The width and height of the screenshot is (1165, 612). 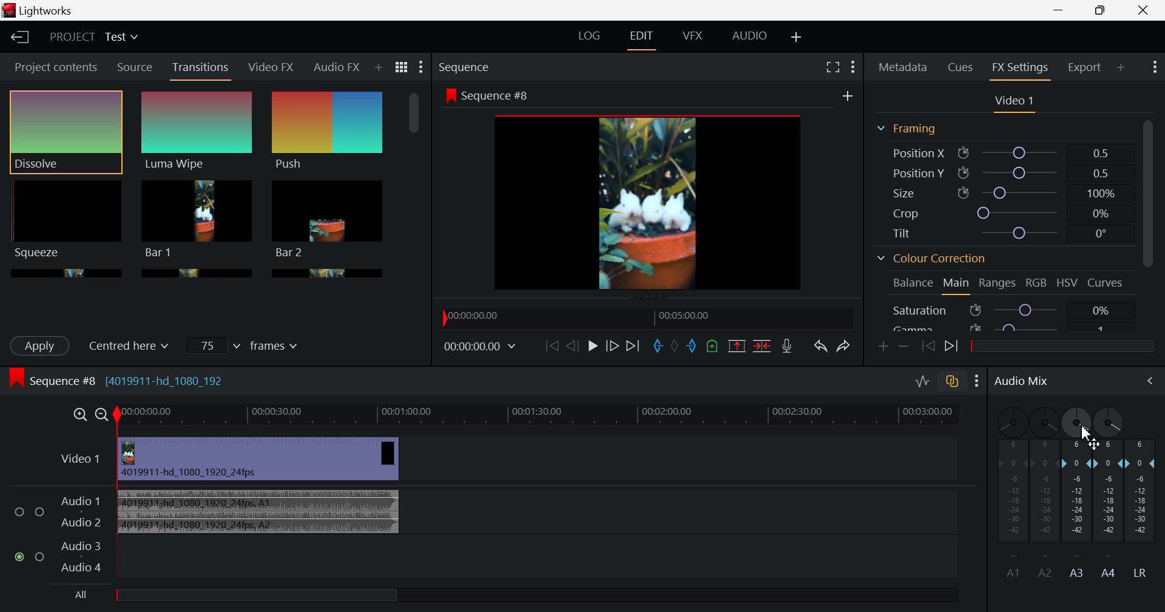 I want to click on Add Panel, so click(x=1121, y=67).